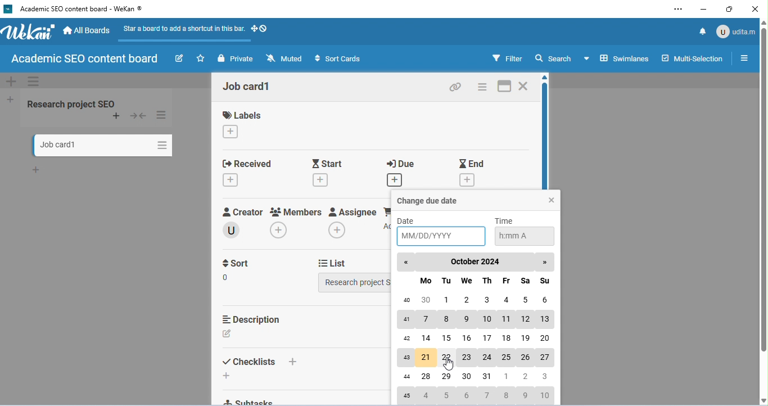  I want to click on previous month, so click(406, 263).